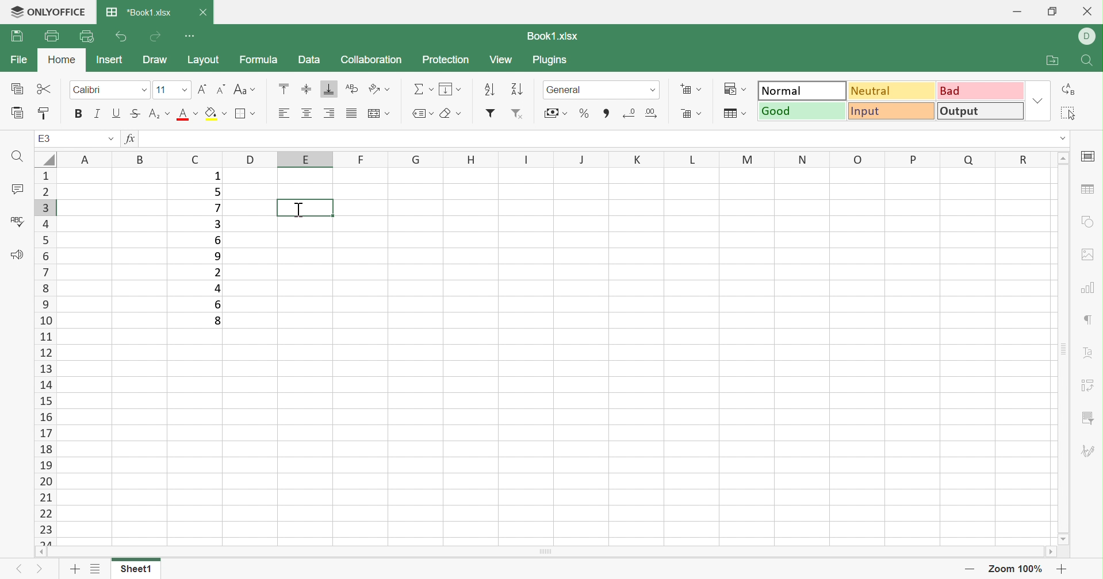 Image resolution: width=1103 pixels, height=579 pixels. What do you see at coordinates (1017, 12) in the screenshot?
I see `Minimize` at bounding box center [1017, 12].